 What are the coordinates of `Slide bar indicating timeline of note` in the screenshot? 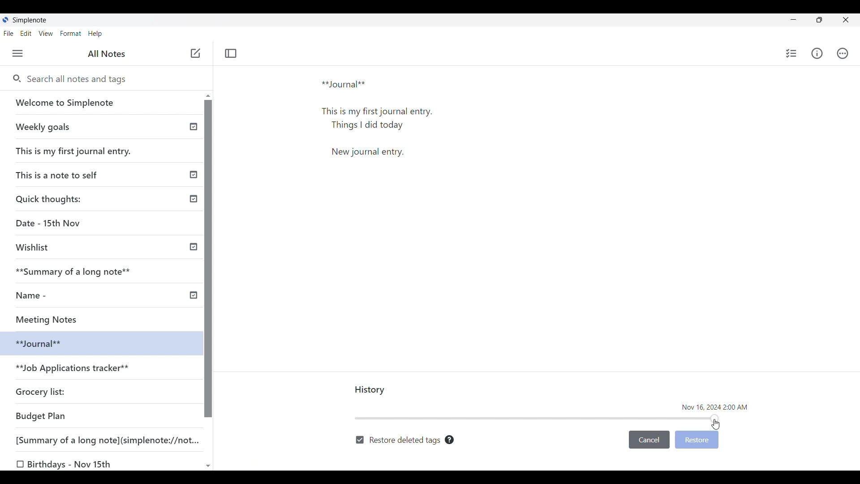 It's located at (537, 418).